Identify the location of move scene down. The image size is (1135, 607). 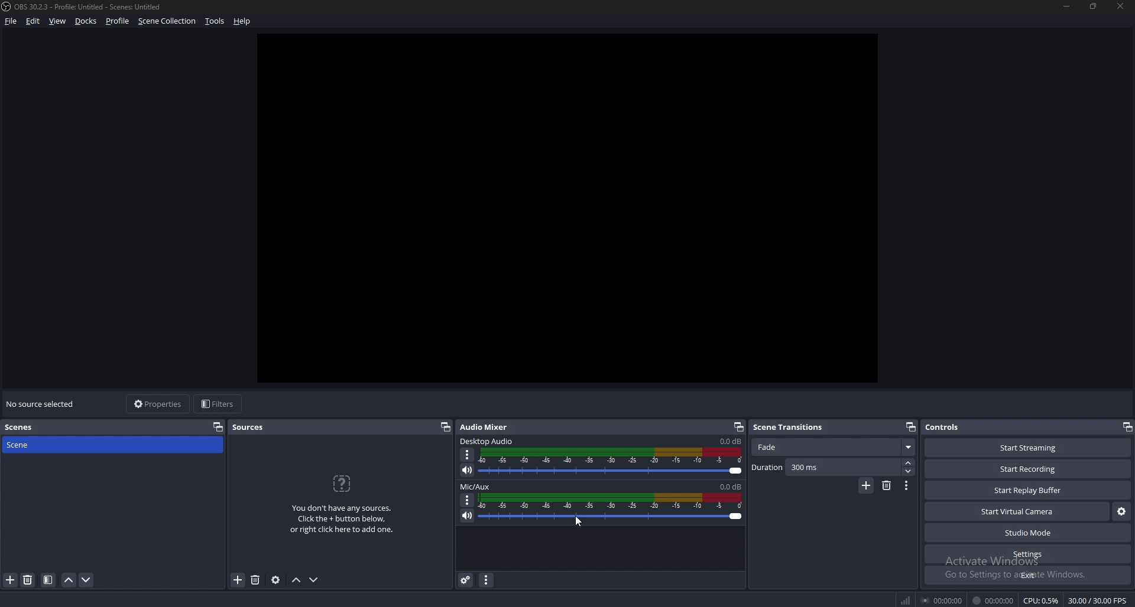
(87, 580).